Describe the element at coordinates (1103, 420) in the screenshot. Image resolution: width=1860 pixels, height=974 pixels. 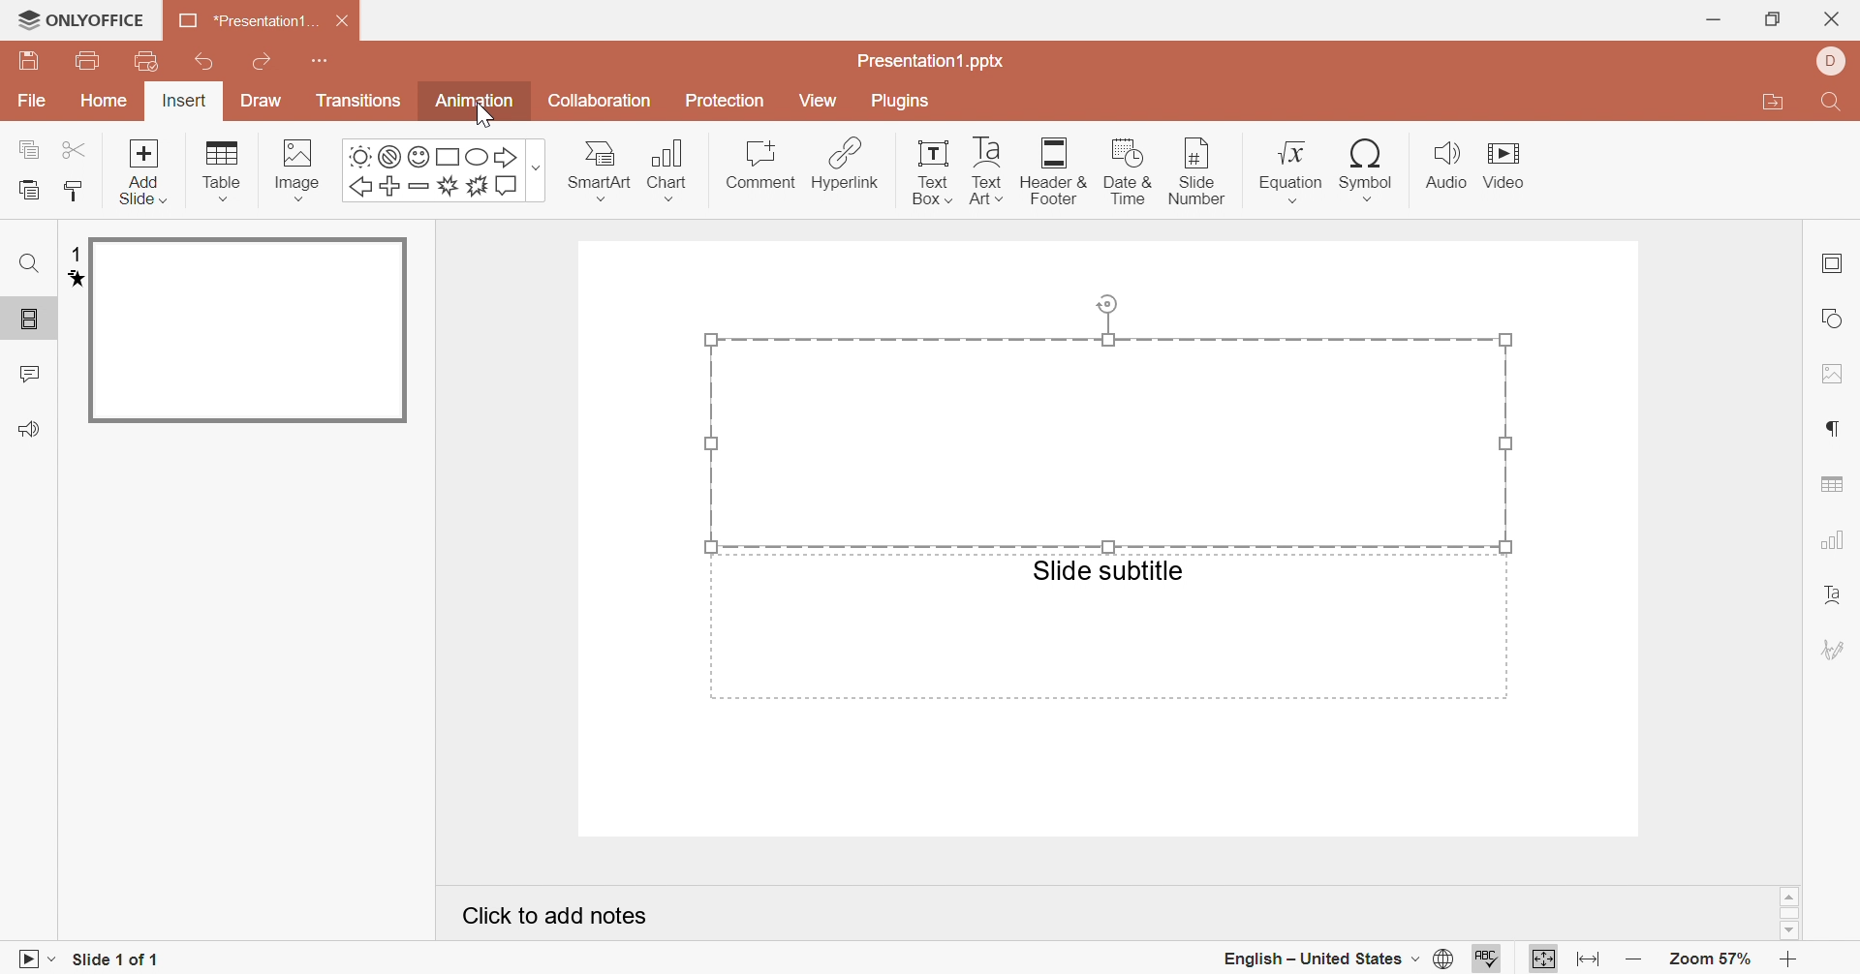
I see `selected area` at that location.